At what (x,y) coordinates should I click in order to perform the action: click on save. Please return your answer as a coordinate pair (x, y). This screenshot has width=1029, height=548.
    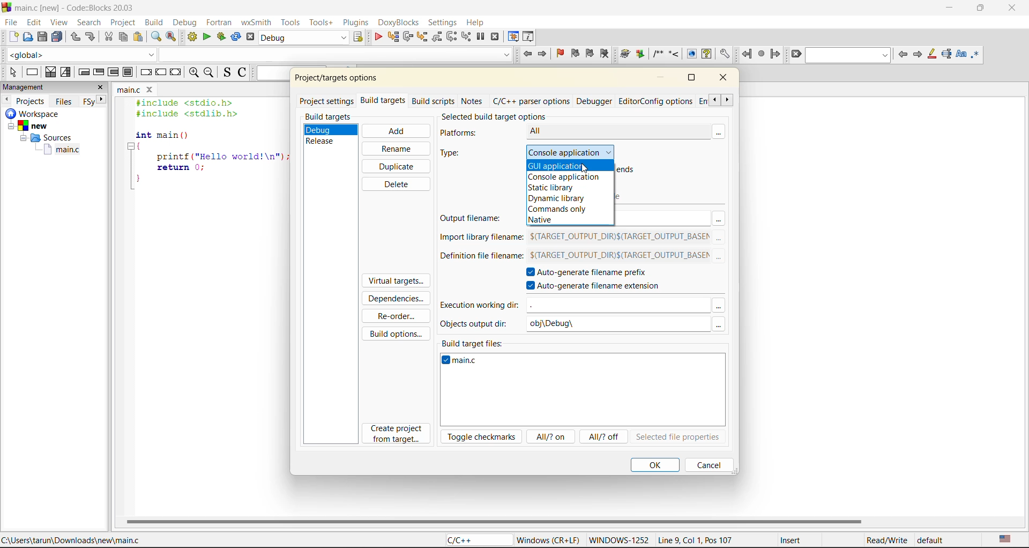
    Looking at the image, I should click on (41, 37).